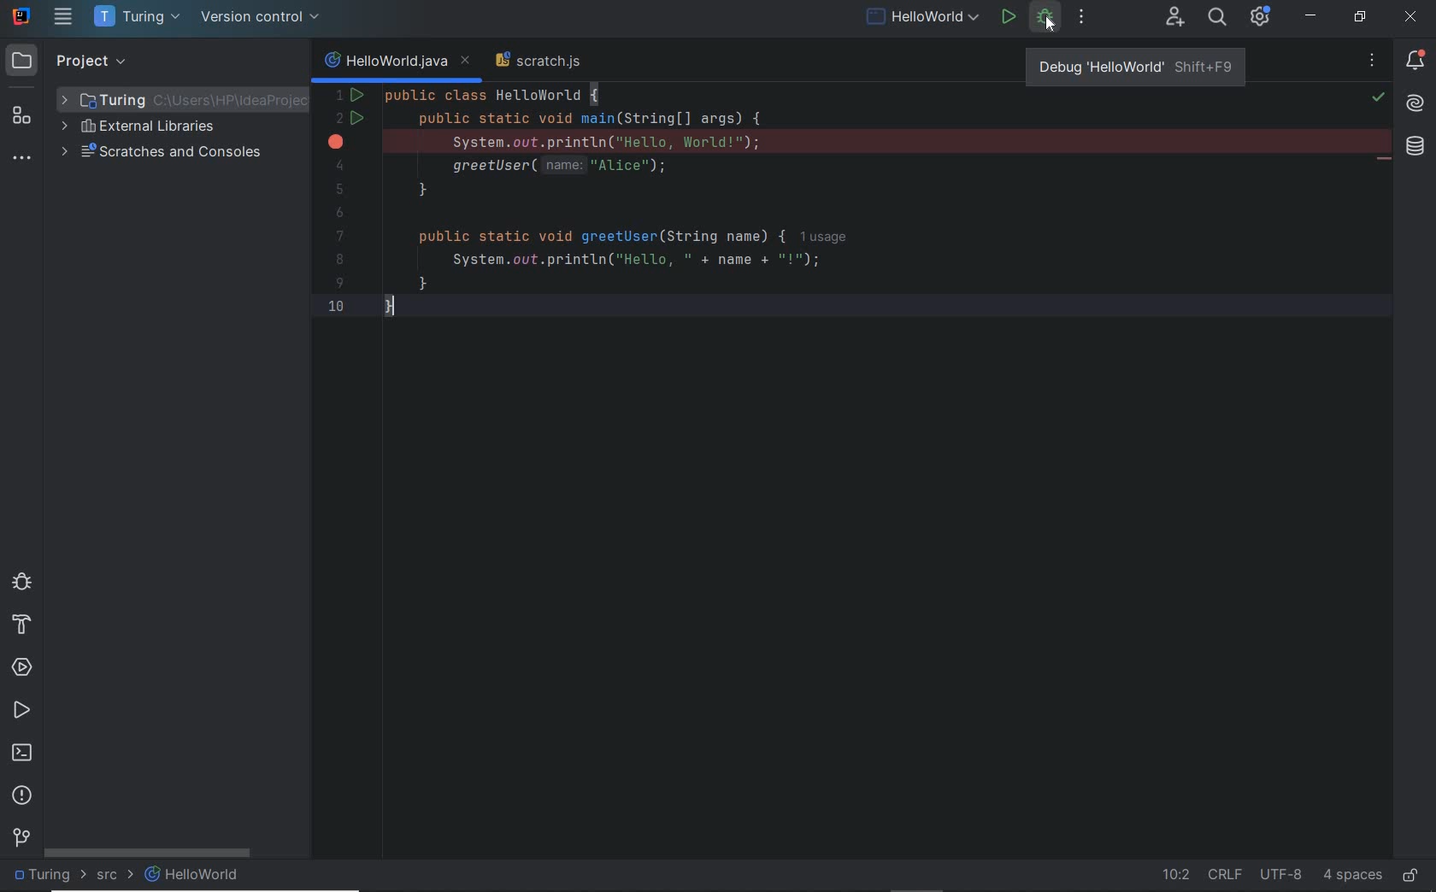 Image resolution: width=1436 pixels, height=892 pixels. Describe the element at coordinates (109, 876) in the screenshot. I see `src` at that location.